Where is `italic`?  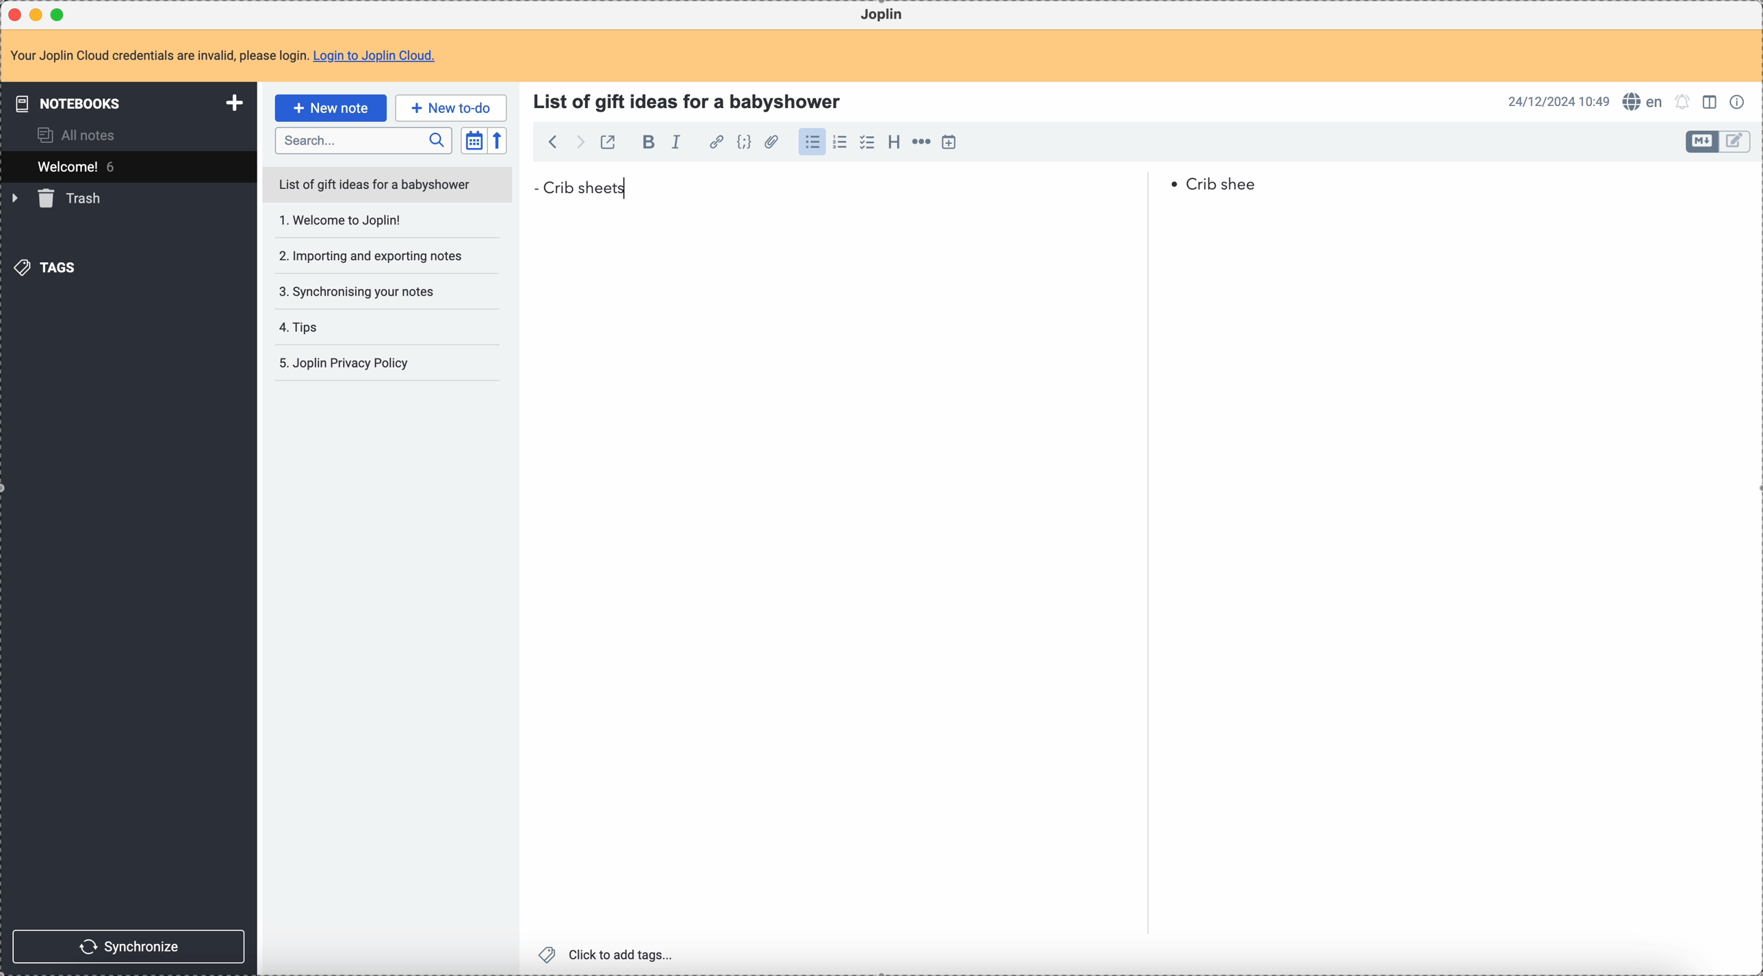 italic is located at coordinates (678, 143).